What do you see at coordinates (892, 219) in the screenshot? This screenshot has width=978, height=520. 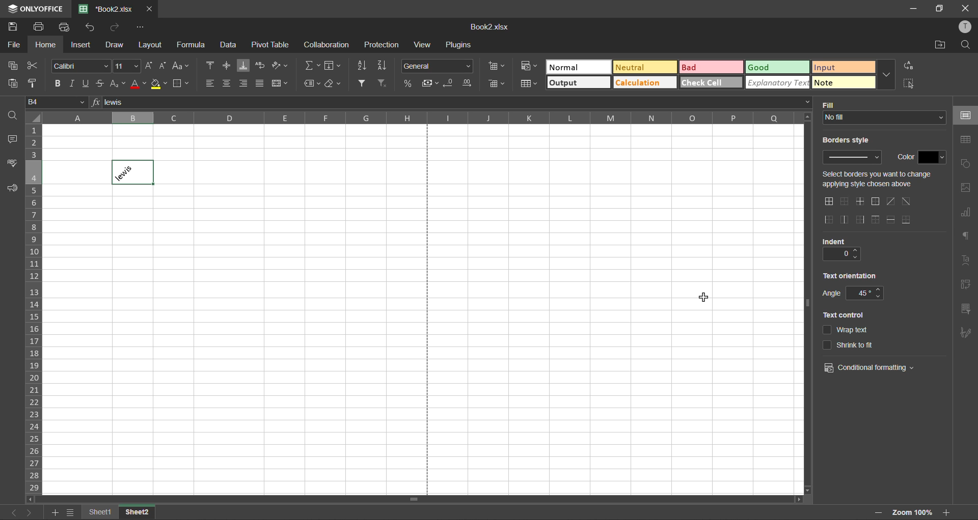 I see `horizontal inner lines only` at bounding box center [892, 219].